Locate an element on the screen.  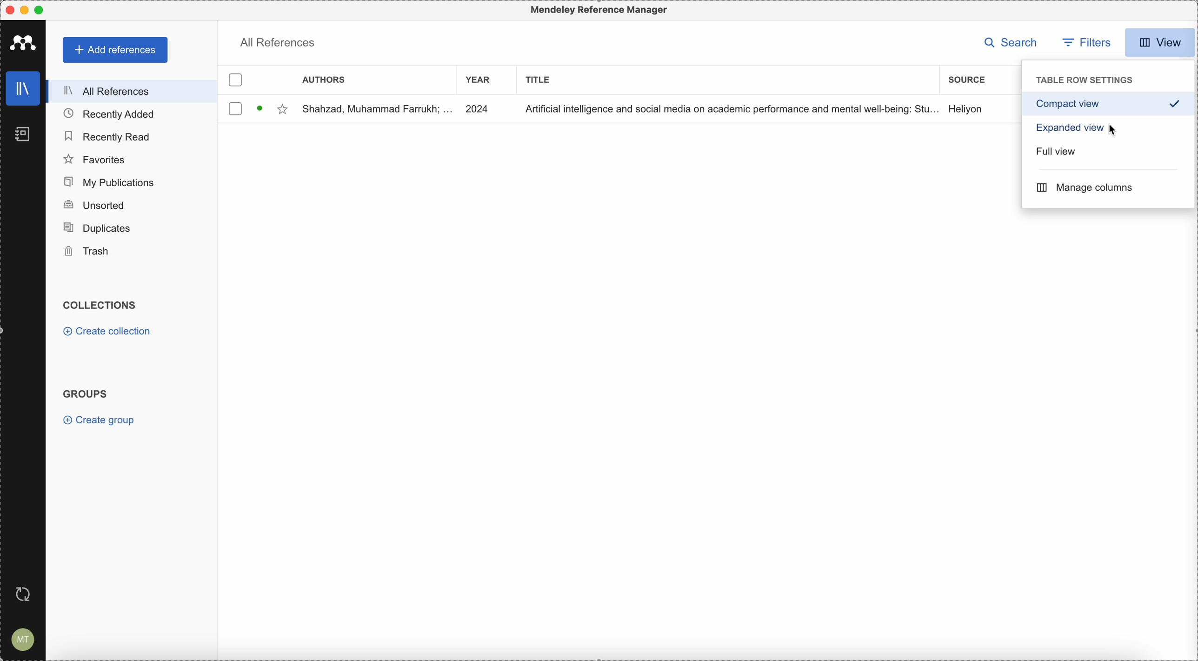
notebooks is located at coordinates (23, 135).